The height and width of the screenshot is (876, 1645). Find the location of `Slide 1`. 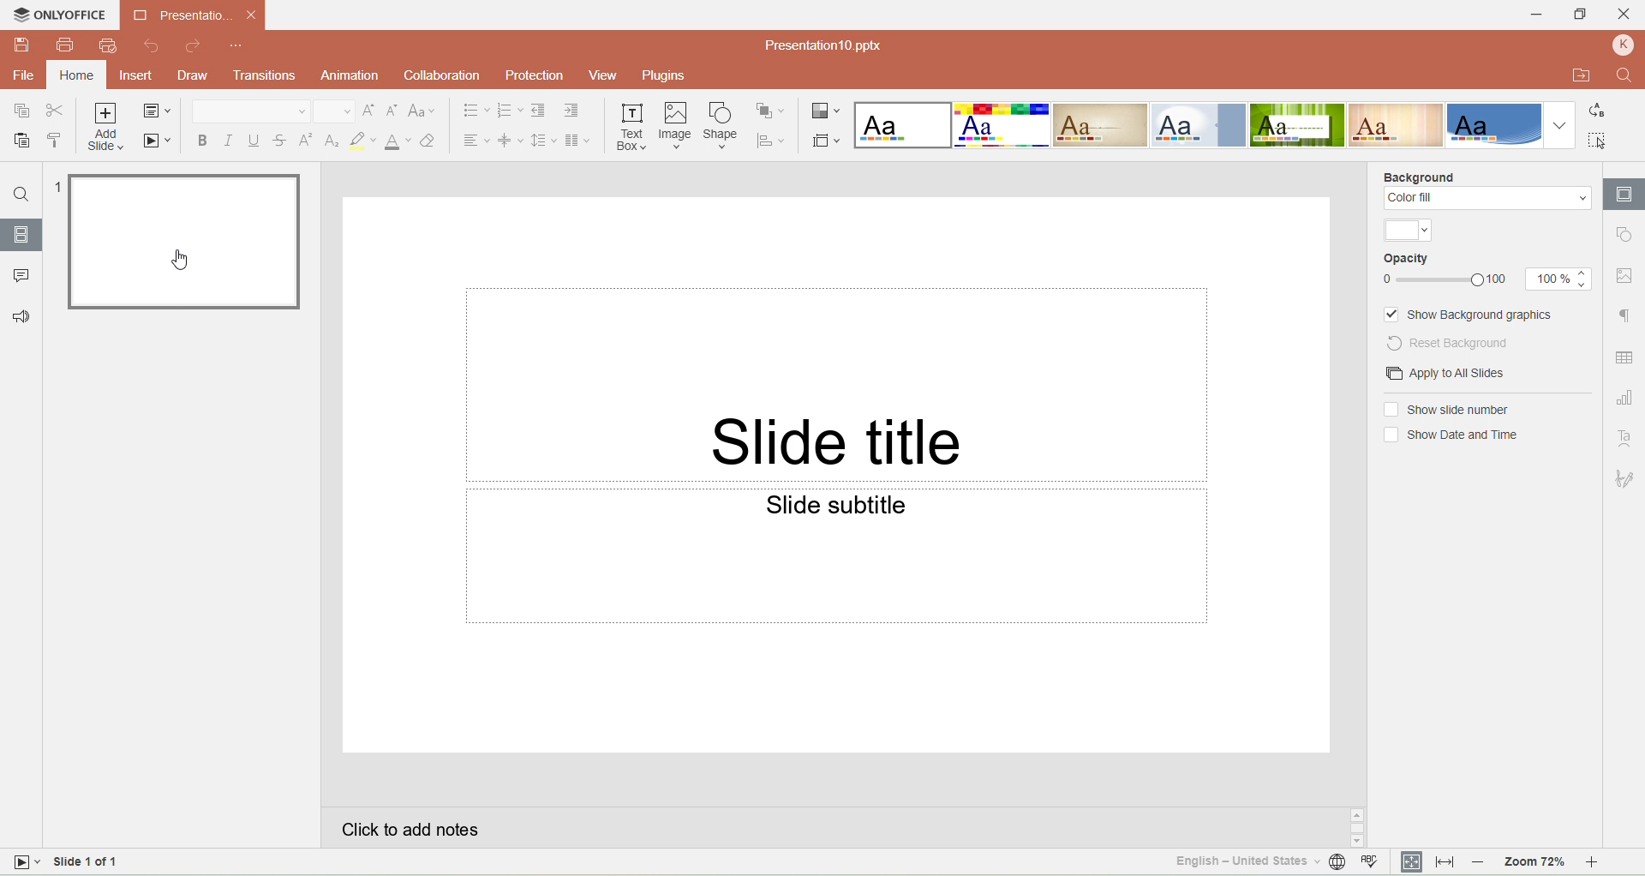

Slide 1 is located at coordinates (184, 243).